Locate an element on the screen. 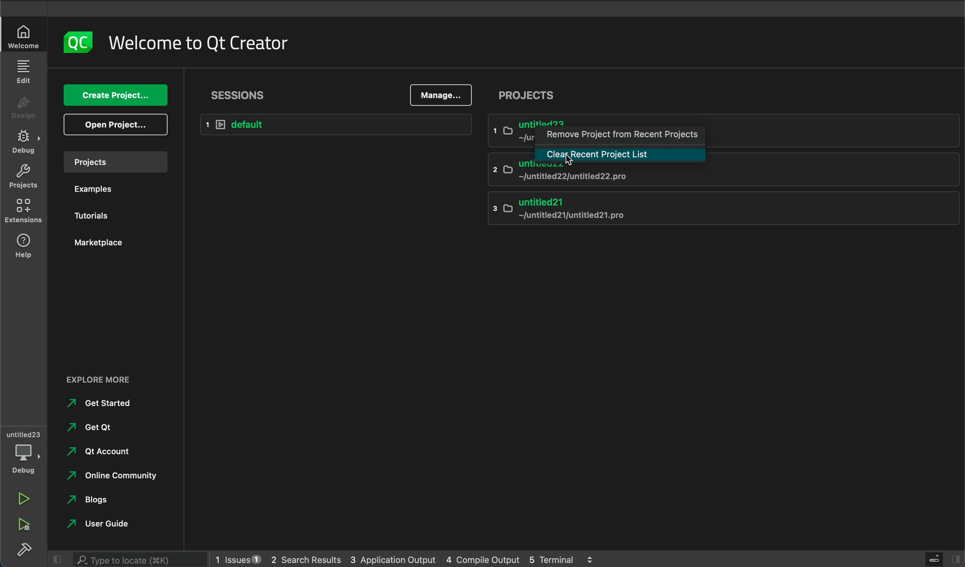  marketplace is located at coordinates (98, 243).